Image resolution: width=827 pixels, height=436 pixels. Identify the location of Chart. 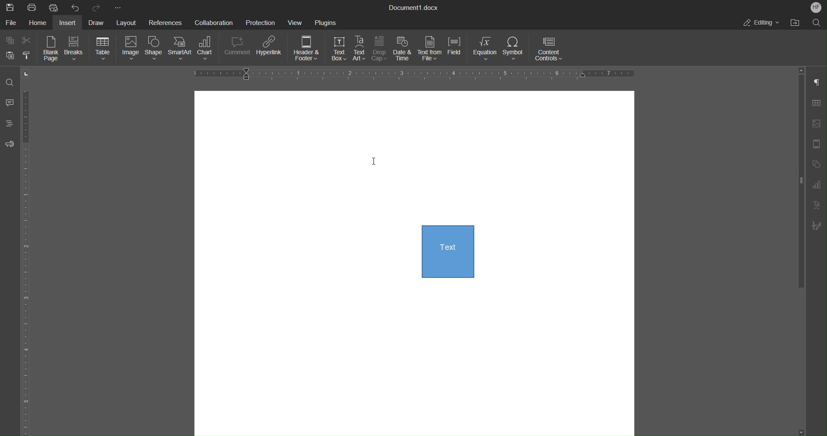
(209, 50).